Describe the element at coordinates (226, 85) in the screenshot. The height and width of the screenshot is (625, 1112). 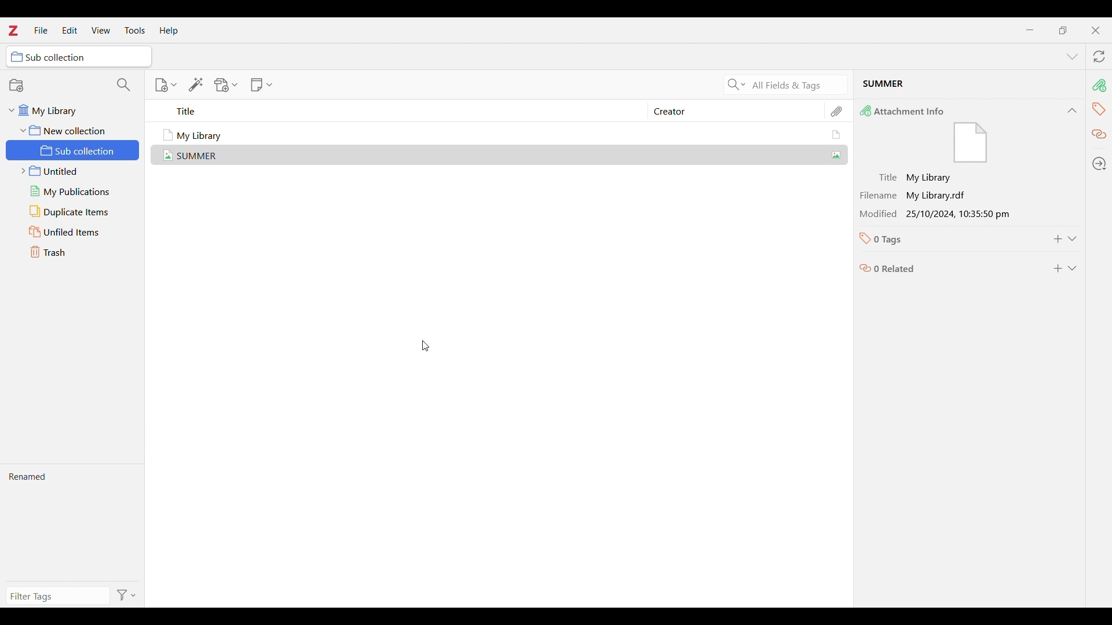
I see `Add attachment ` at that location.